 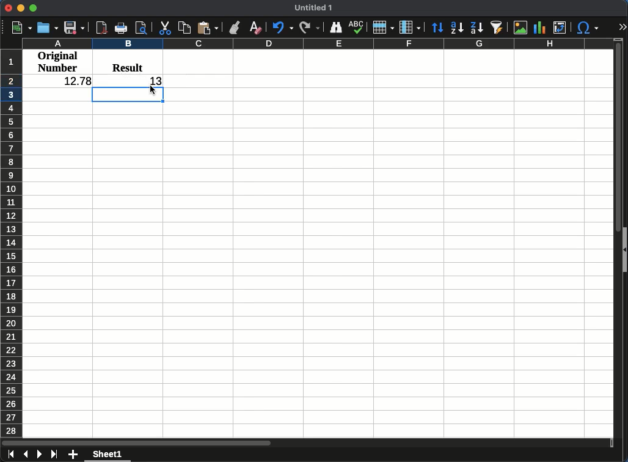 What do you see at coordinates (49, 28) in the screenshot?
I see `open` at bounding box center [49, 28].